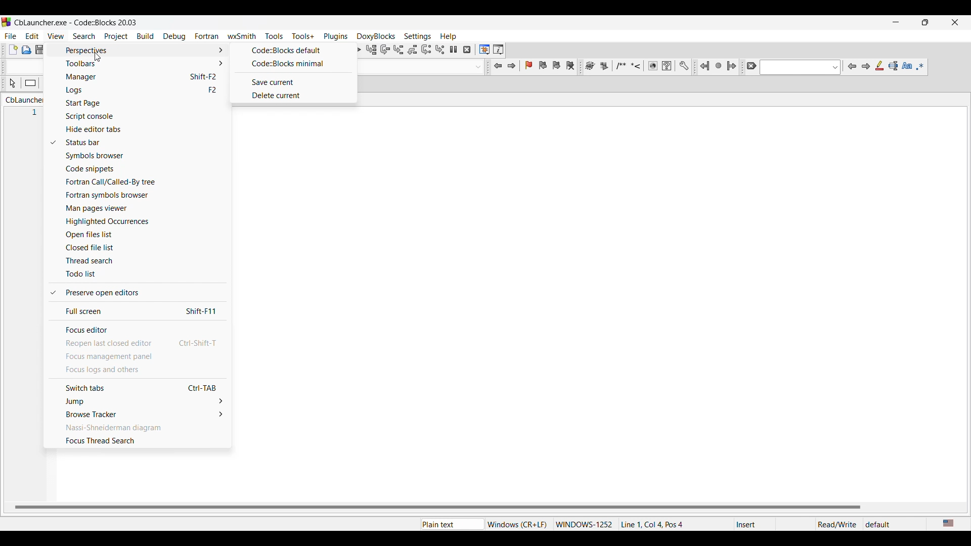  Describe the element at coordinates (920, 66) in the screenshot. I see `Use regex` at that location.